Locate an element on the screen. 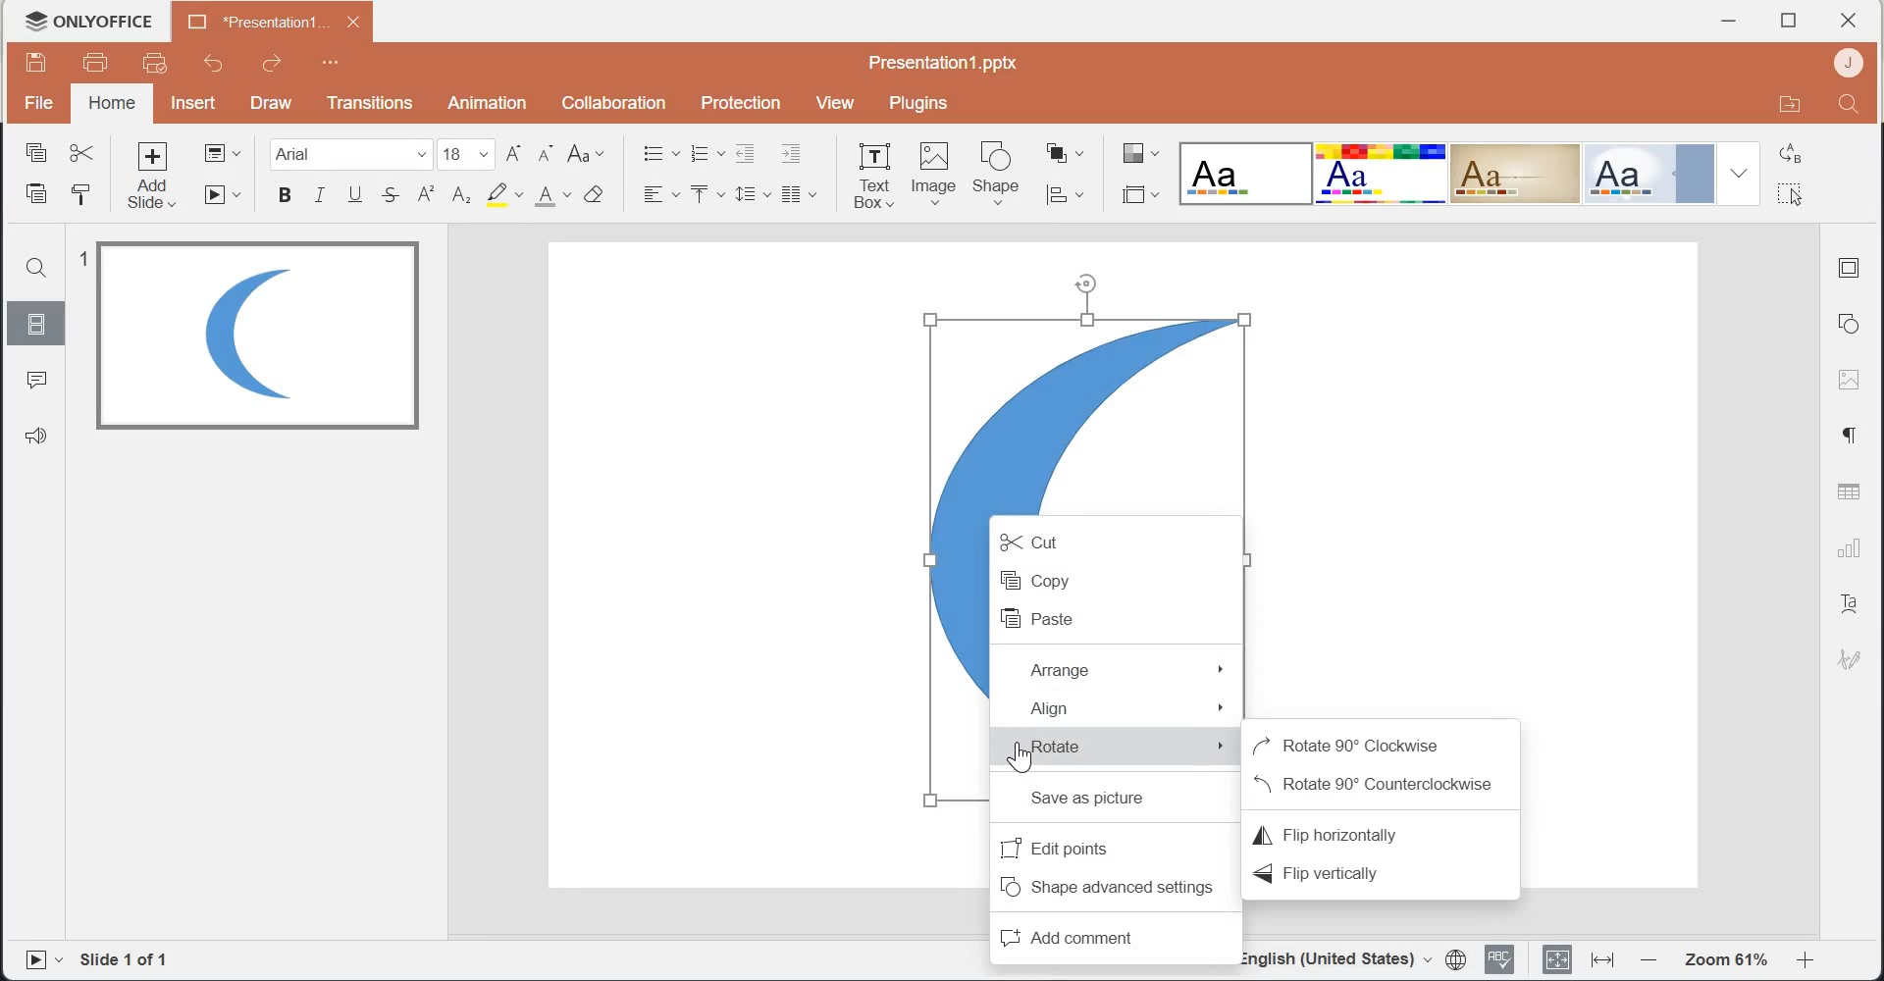 The image size is (1884, 981). Customize Quick Access Toolbar is located at coordinates (327, 63).